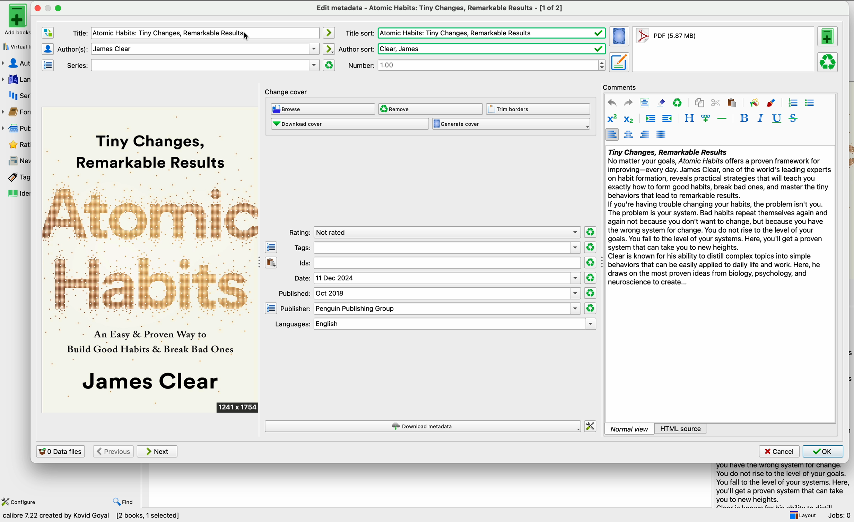  Describe the element at coordinates (423, 426) in the screenshot. I see `download metadata` at that location.